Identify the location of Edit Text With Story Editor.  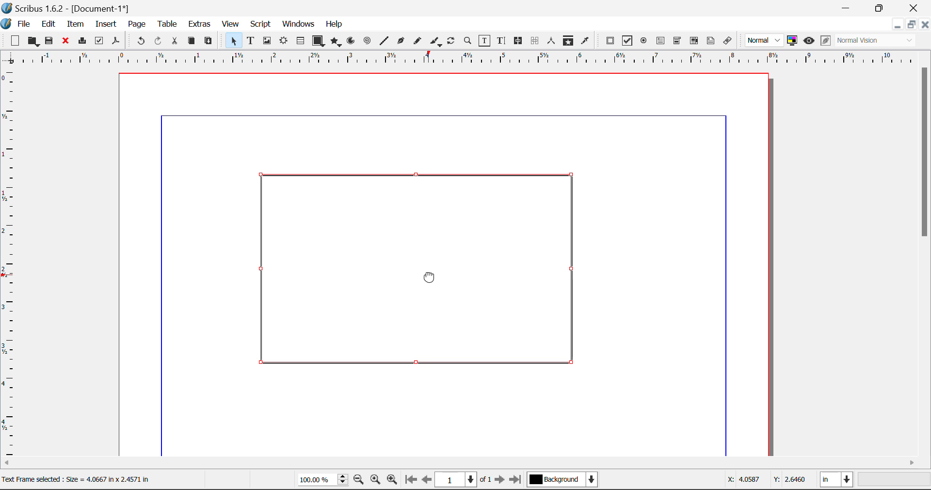
(501, 41).